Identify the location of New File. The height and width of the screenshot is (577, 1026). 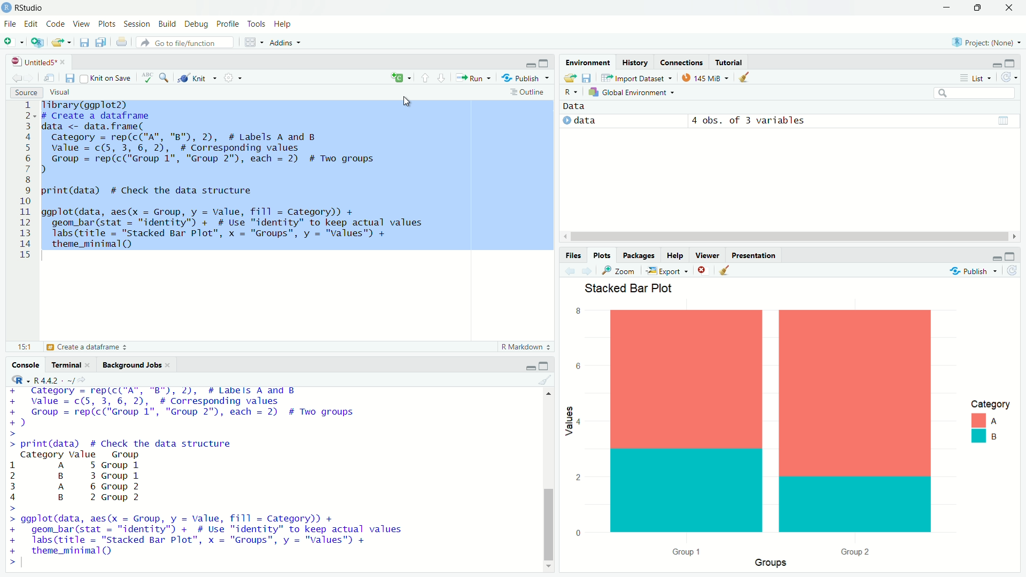
(15, 42).